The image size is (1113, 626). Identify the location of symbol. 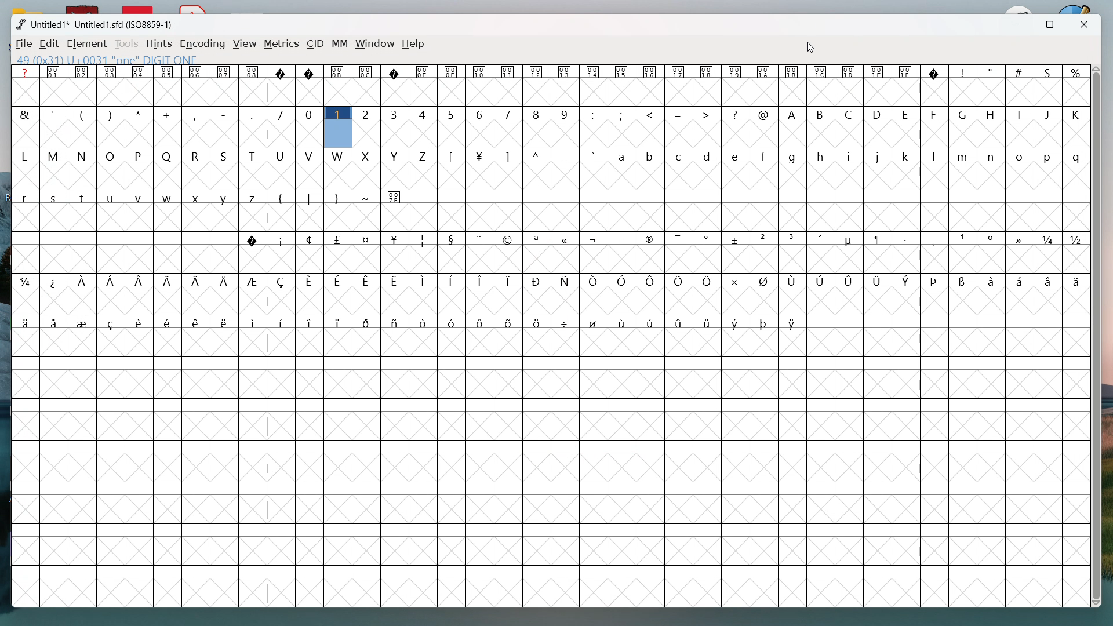
(708, 281).